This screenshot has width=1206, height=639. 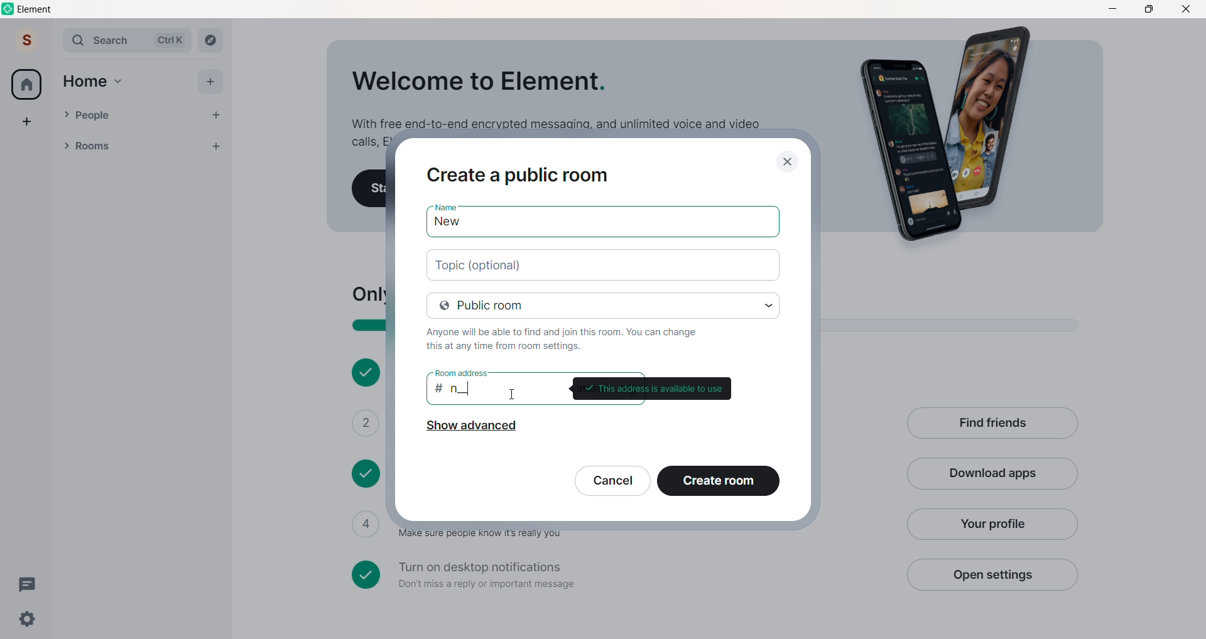 I want to click on Home Drop Down, so click(x=119, y=82).